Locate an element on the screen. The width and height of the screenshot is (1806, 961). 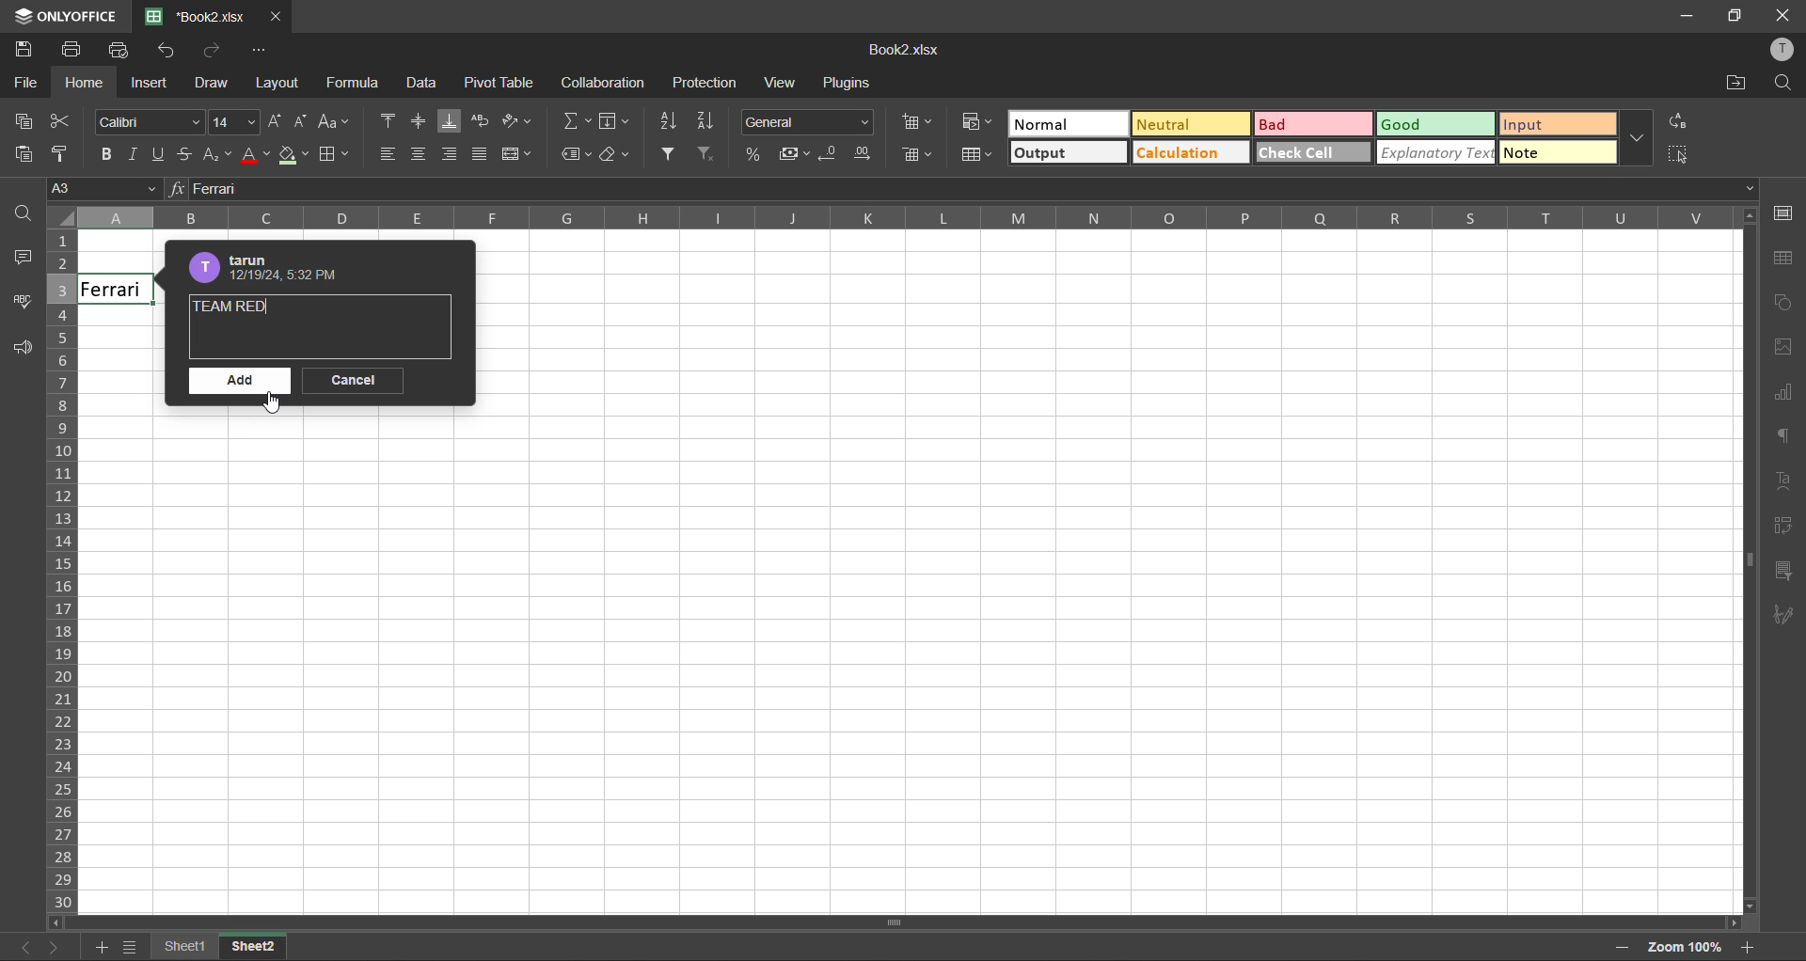
cell address is located at coordinates (102, 191).